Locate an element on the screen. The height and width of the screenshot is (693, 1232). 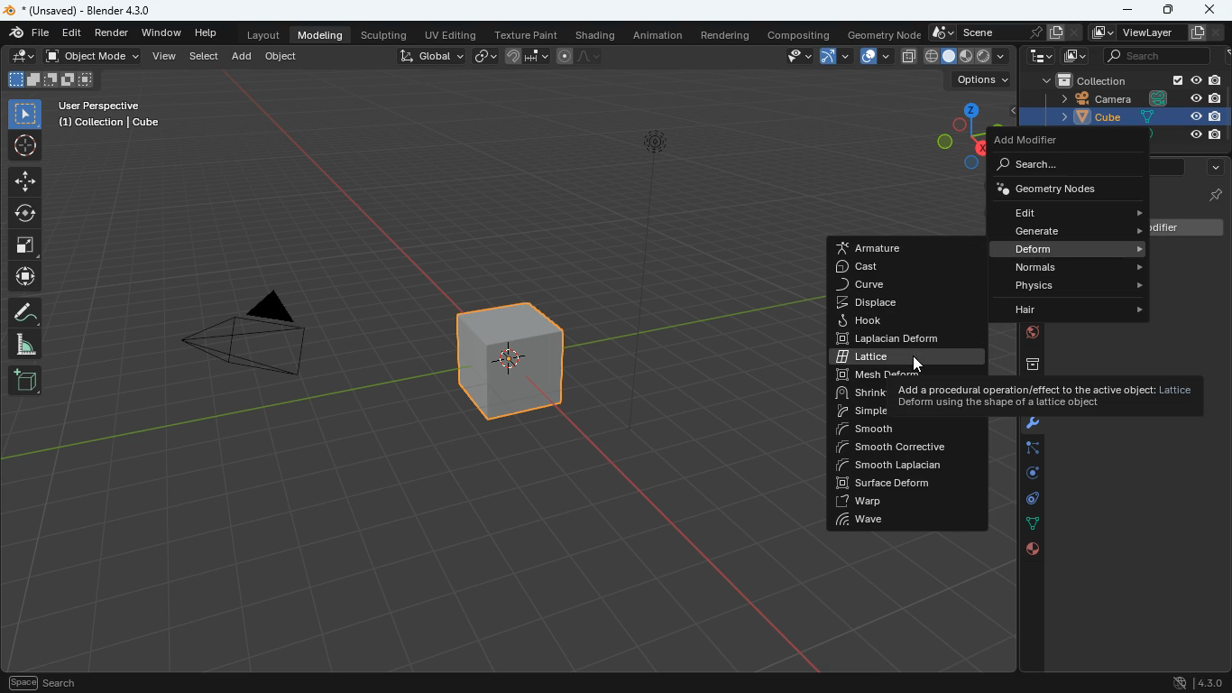
geometry nods is located at coordinates (1066, 189).